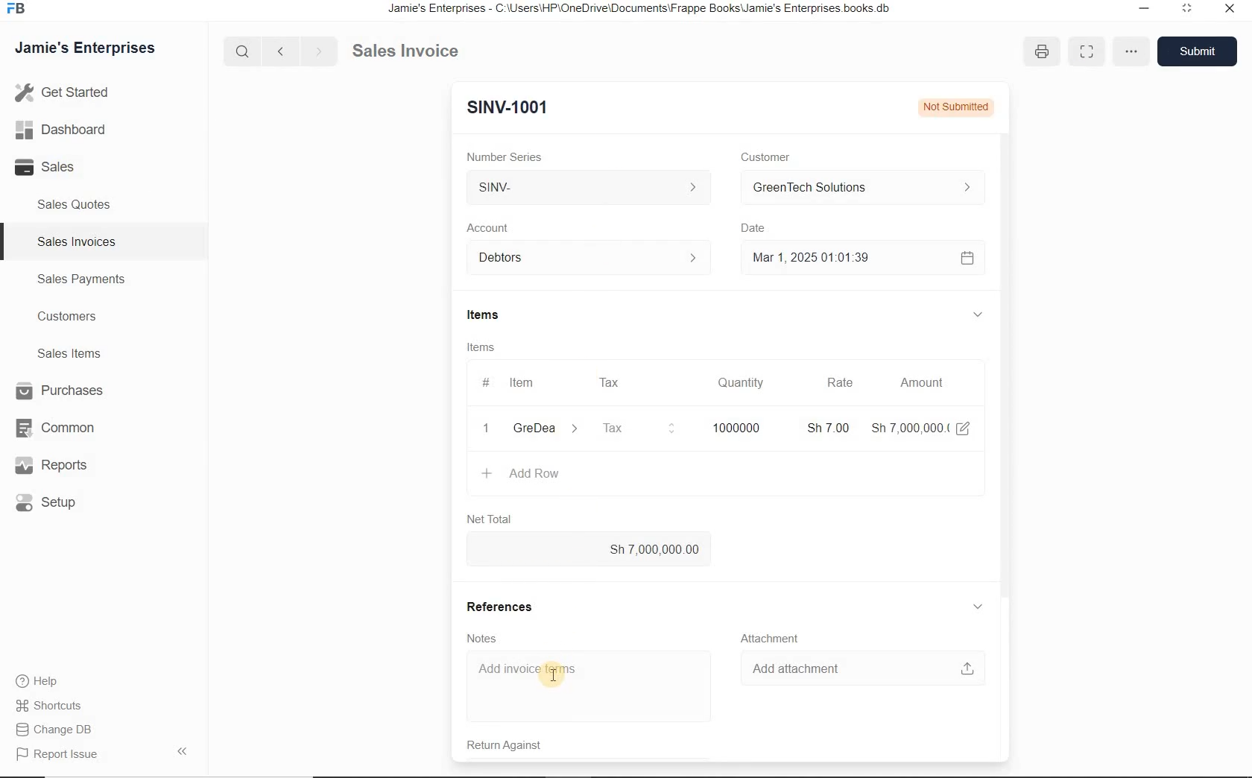 Image resolution: width=1252 pixels, height=778 pixels. What do you see at coordinates (856, 189) in the screenshot?
I see `GreenTech Solutions` at bounding box center [856, 189].